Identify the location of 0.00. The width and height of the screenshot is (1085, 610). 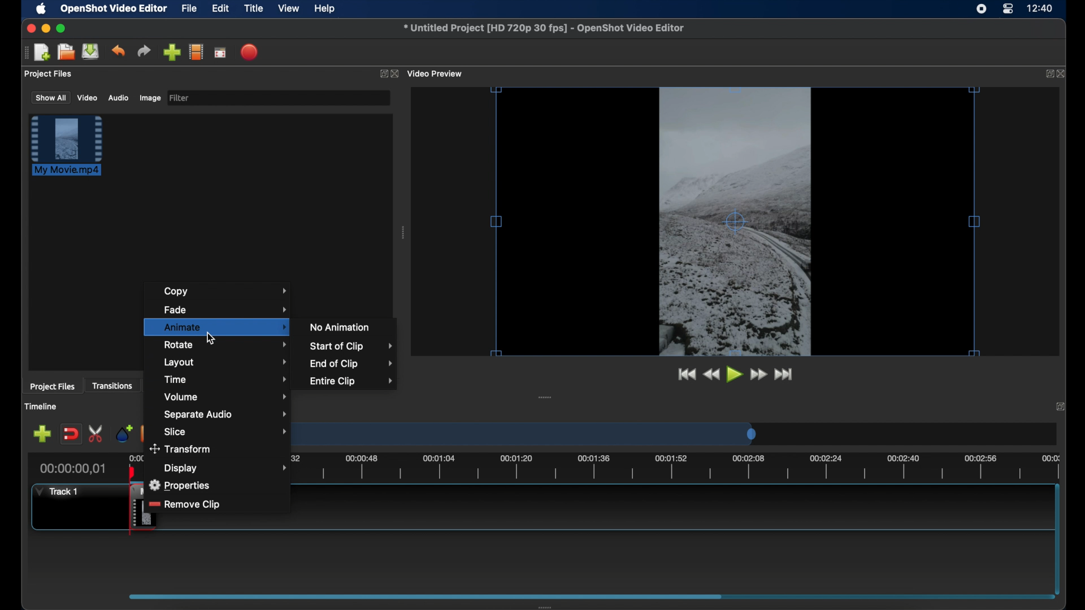
(136, 456).